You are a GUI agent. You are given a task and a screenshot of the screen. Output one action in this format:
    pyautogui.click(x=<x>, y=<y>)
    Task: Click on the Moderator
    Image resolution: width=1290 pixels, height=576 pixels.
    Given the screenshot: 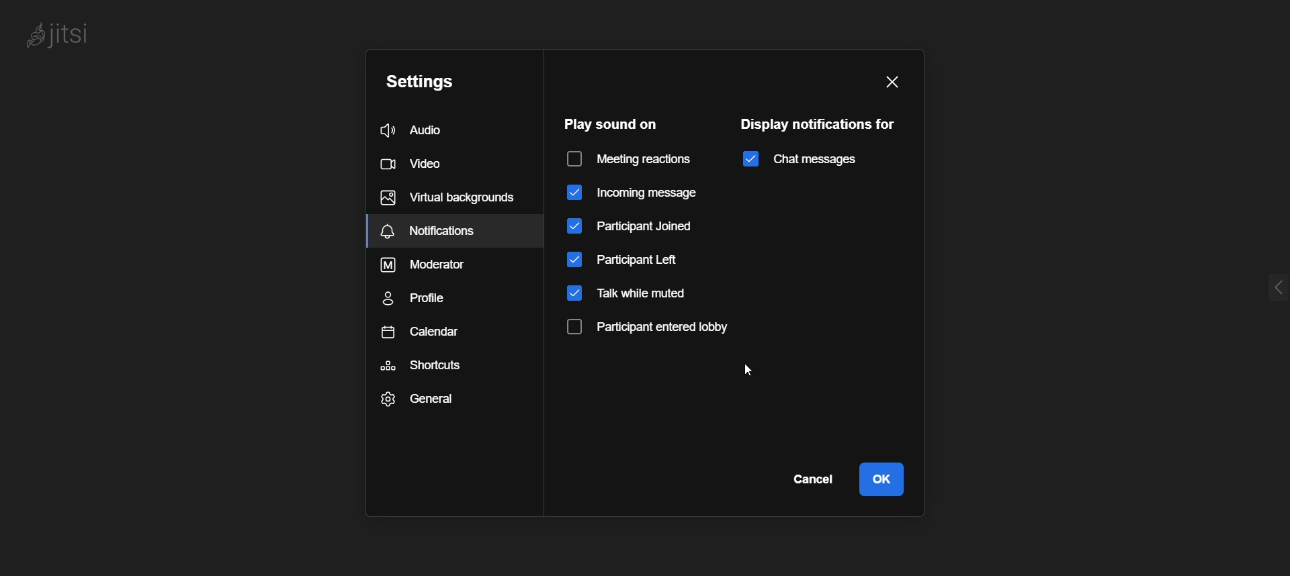 What is the action you would take?
    pyautogui.click(x=433, y=265)
    